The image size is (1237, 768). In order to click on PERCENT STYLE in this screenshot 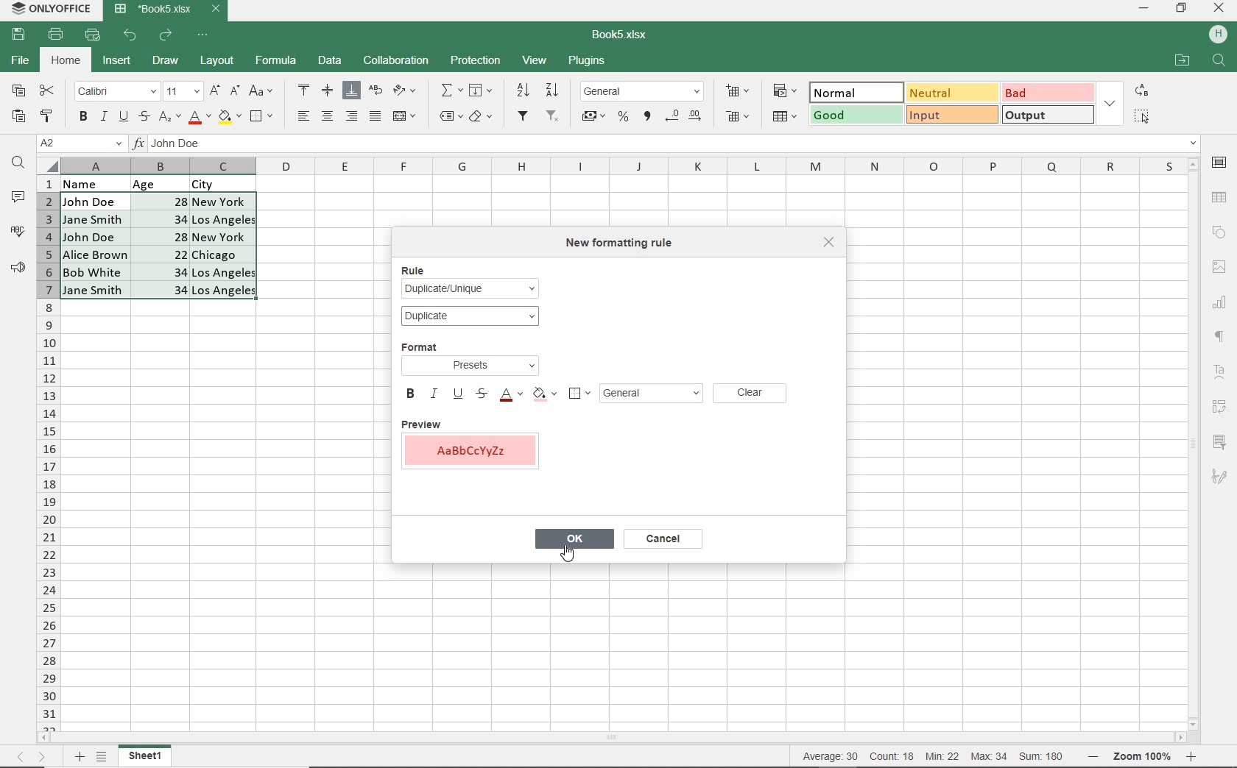, I will do `click(622, 117)`.